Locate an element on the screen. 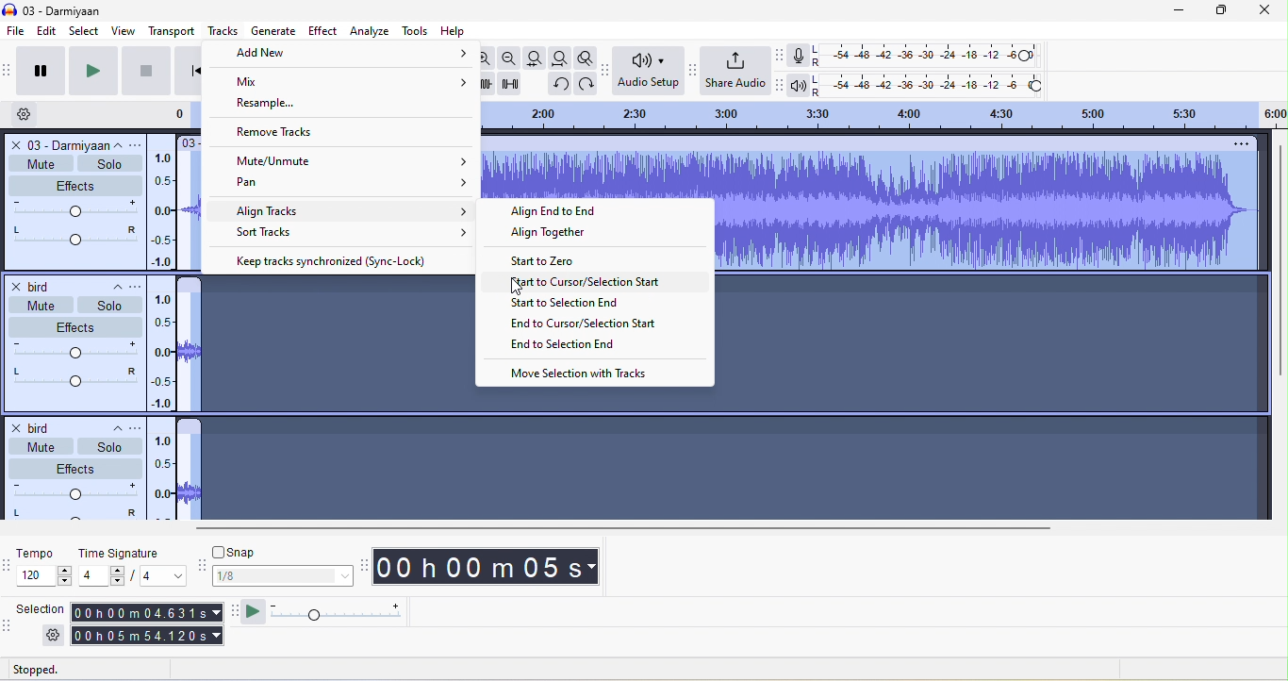 The height and width of the screenshot is (681, 1288). file is located at coordinates (17, 31).